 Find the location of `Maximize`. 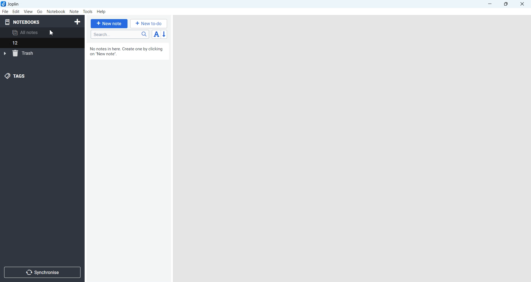

Maximize is located at coordinates (507, 4).